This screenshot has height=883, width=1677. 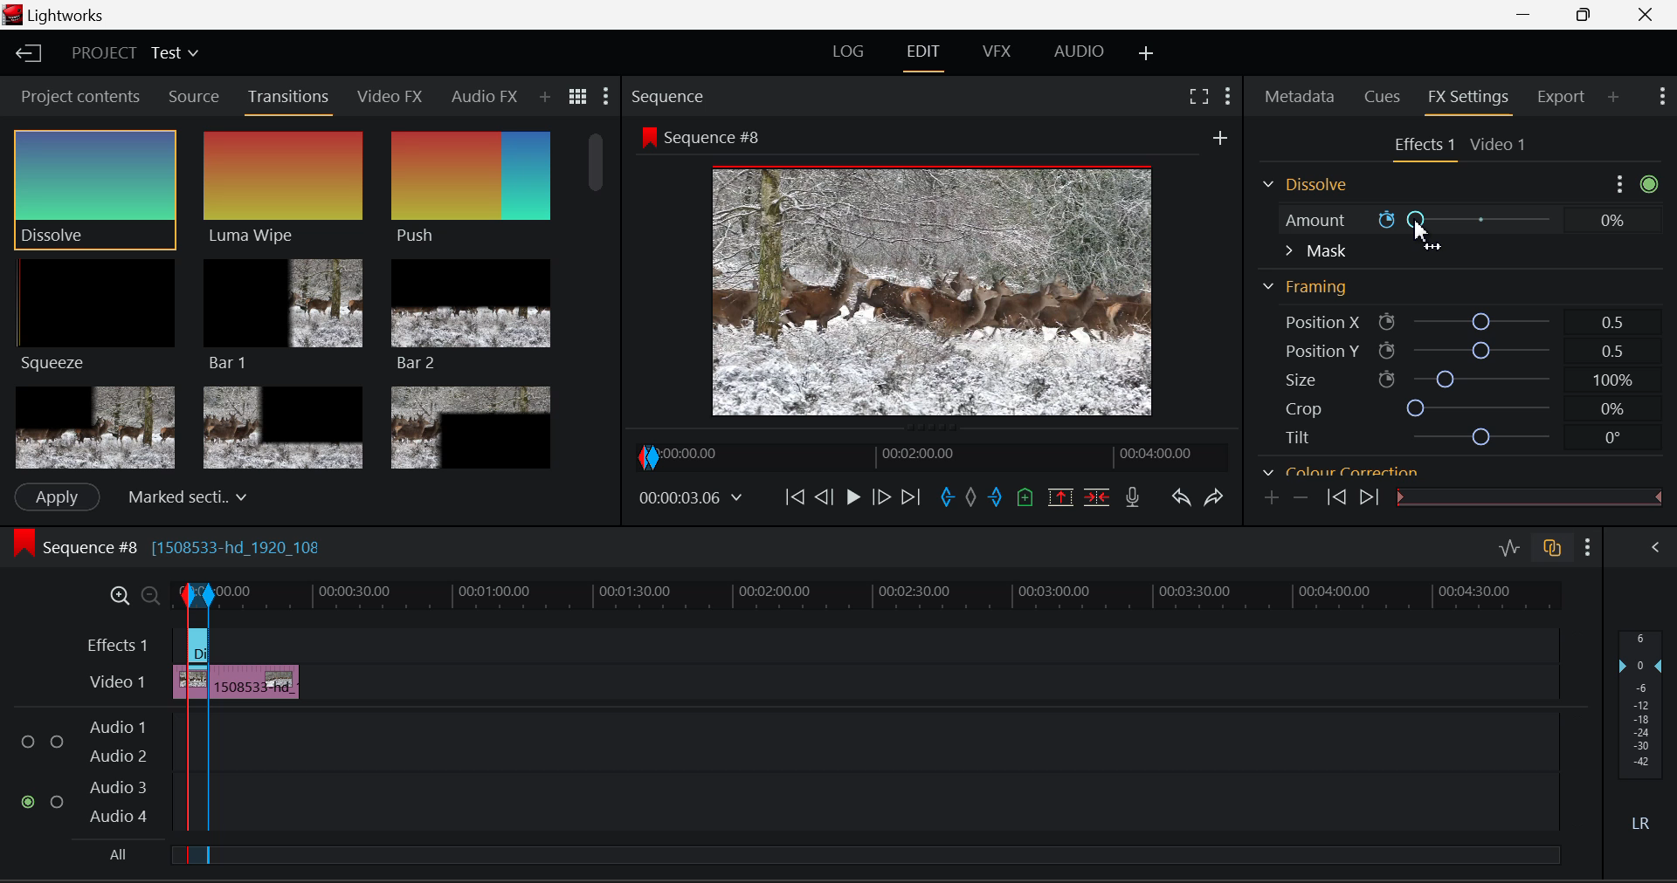 What do you see at coordinates (1434, 471) in the screenshot?
I see `Gamma` at bounding box center [1434, 471].